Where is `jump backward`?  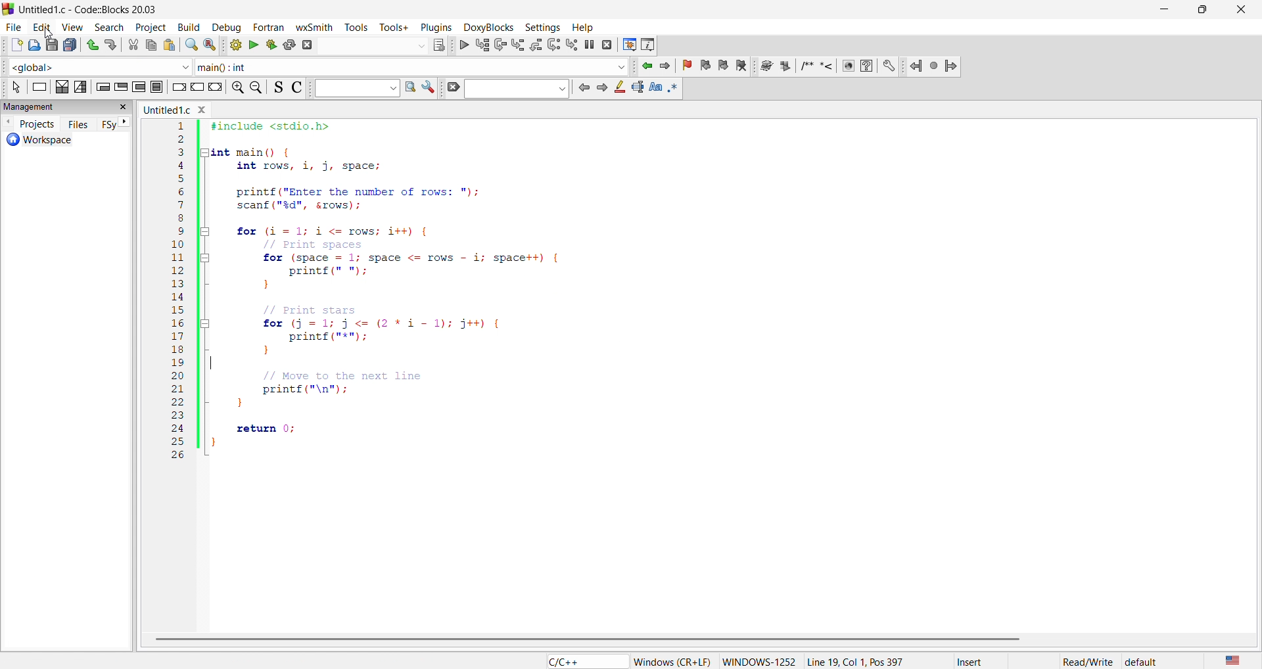
jump backward is located at coordinates (648, 66).